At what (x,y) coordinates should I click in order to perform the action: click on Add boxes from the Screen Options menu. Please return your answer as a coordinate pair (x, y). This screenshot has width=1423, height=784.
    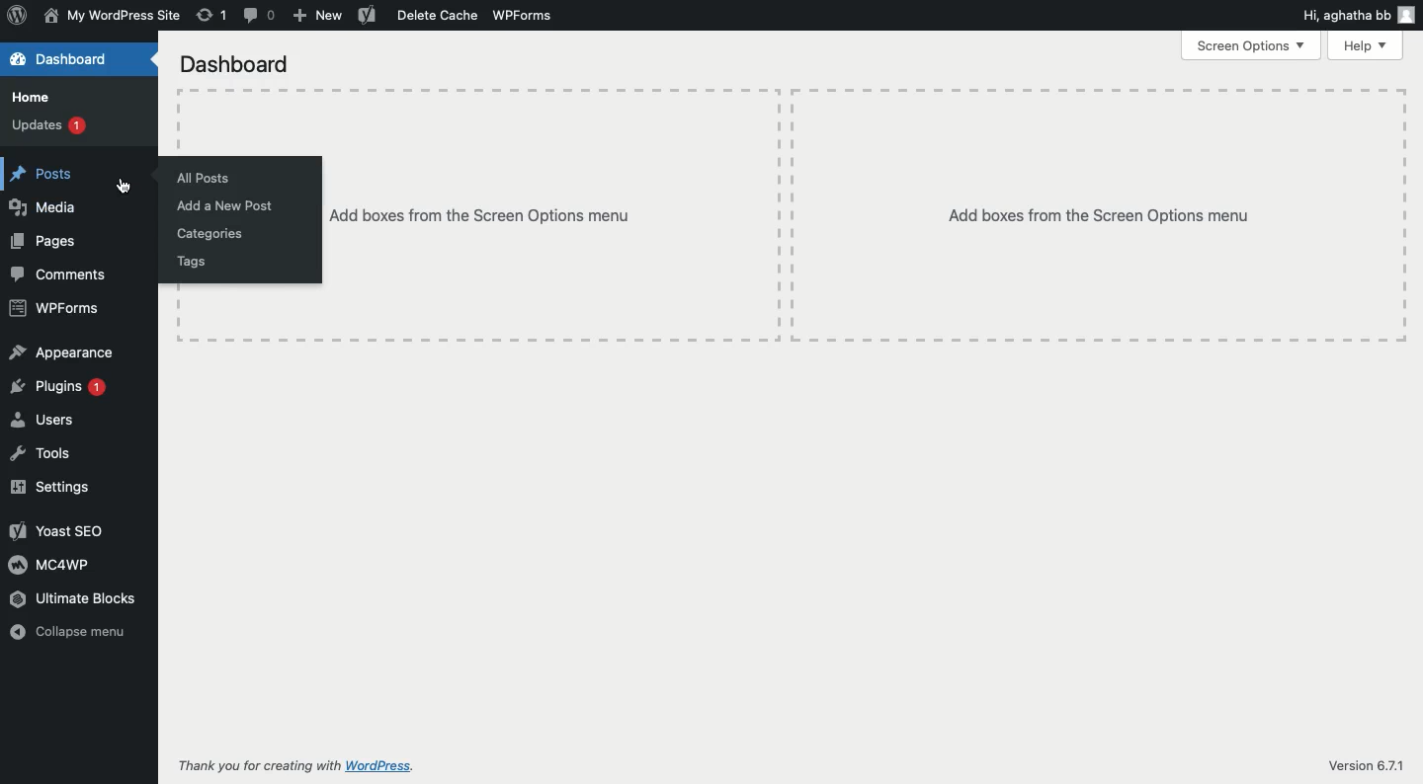
    Looking at the image, I should click on (1106, 203).